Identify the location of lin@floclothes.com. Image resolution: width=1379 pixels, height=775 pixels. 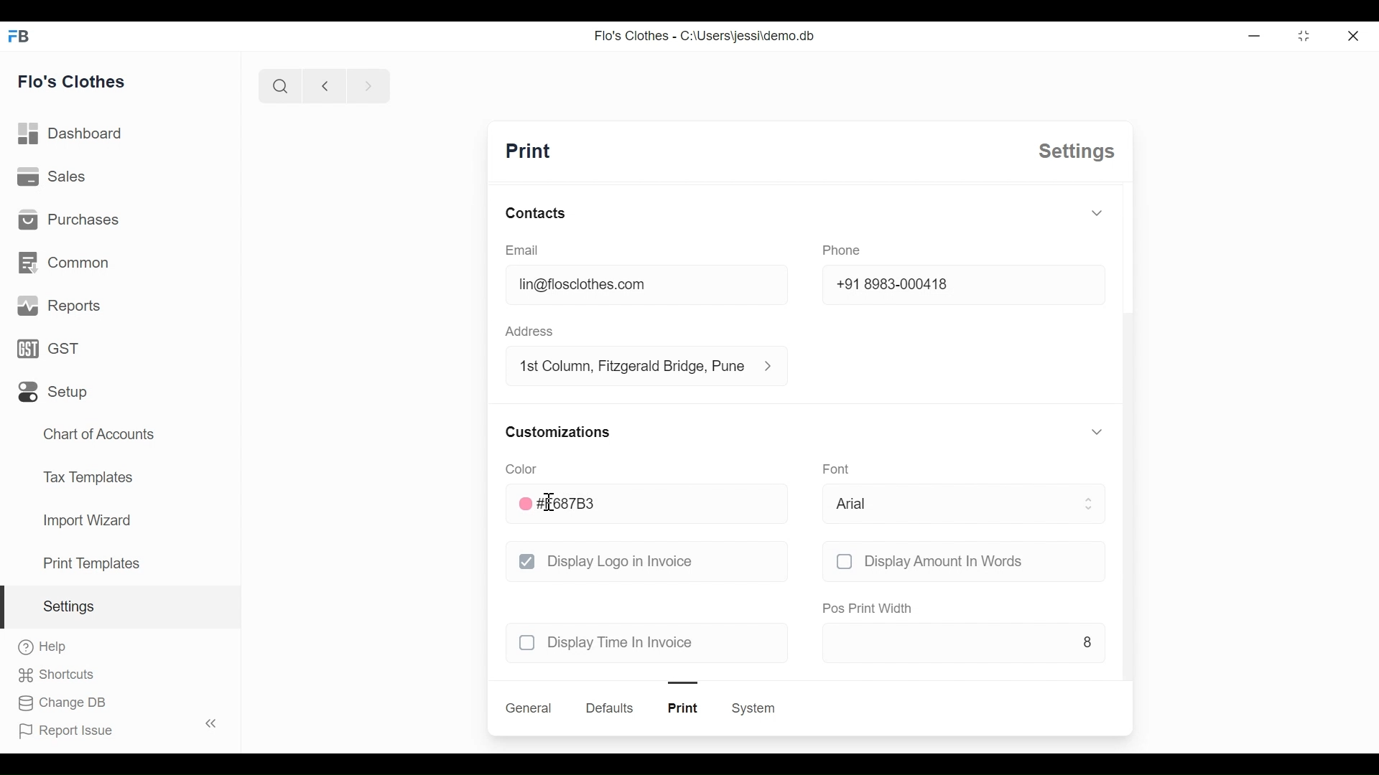
(648, 284).